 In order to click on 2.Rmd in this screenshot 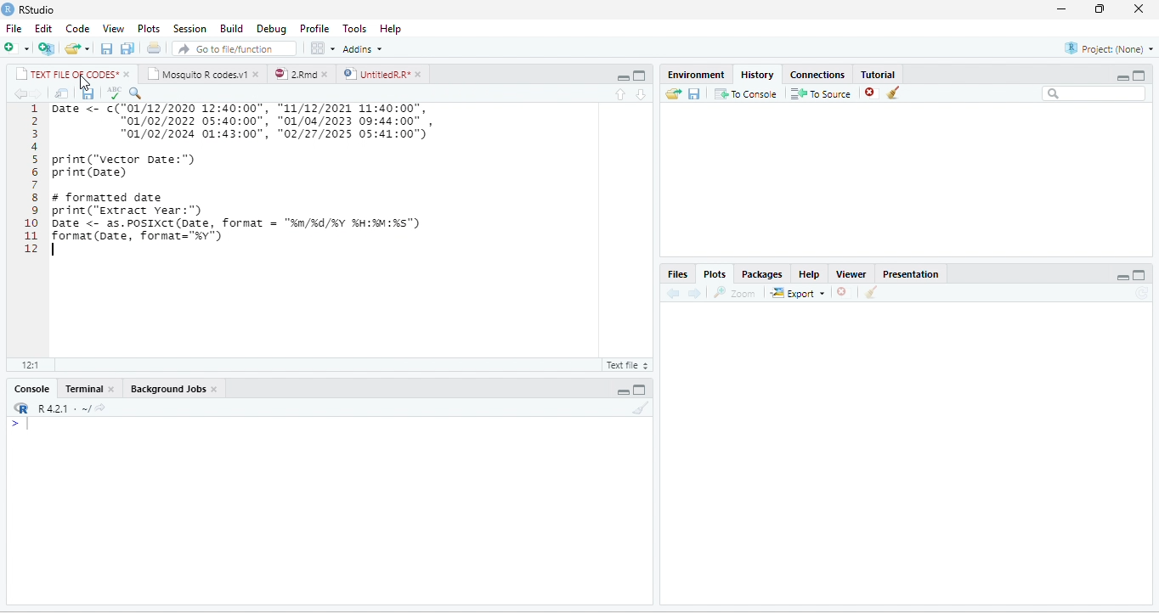, I will do `click(294, 74)`.